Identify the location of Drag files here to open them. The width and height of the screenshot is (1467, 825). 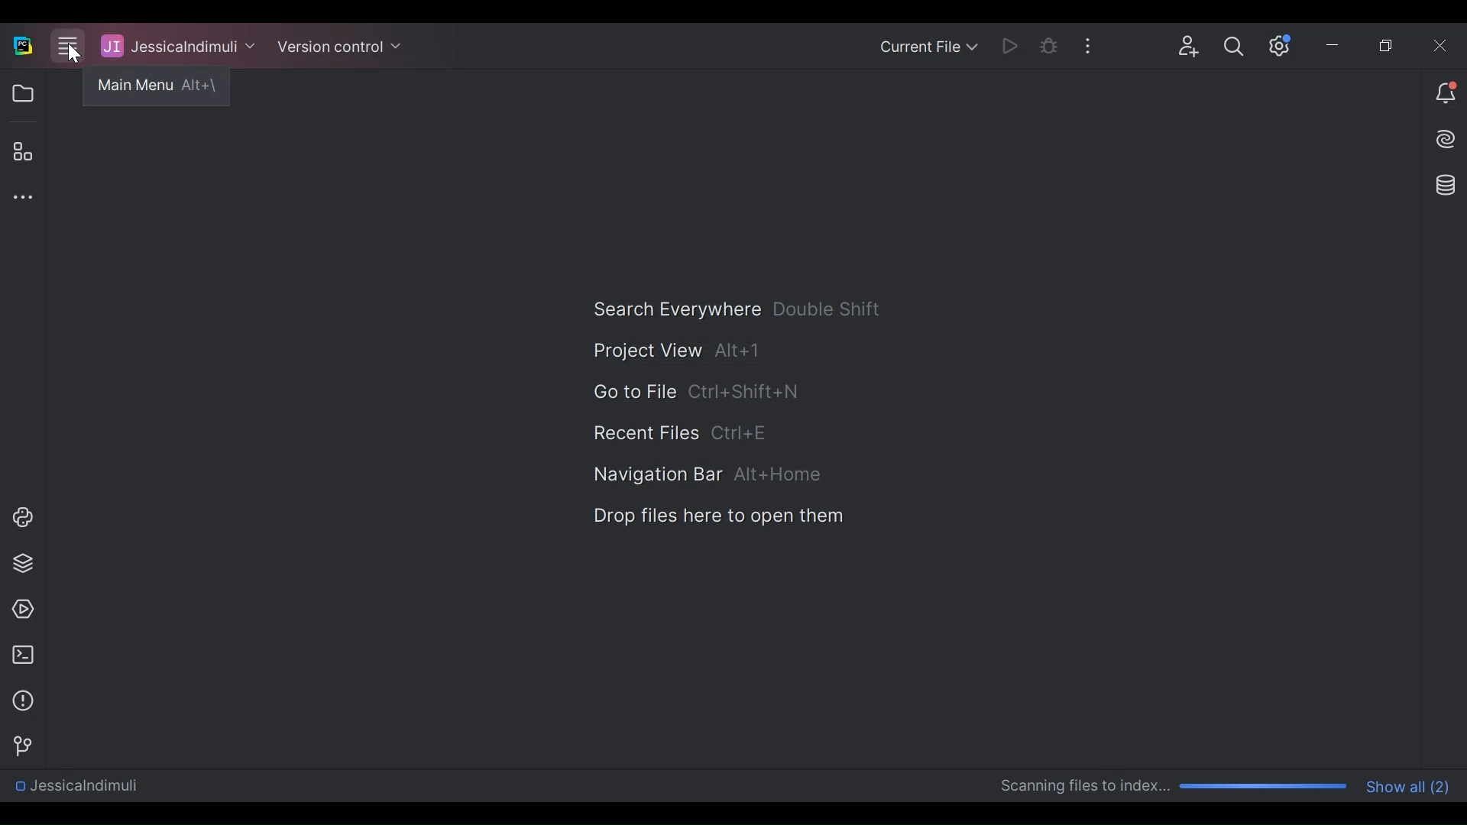
(717, 516).